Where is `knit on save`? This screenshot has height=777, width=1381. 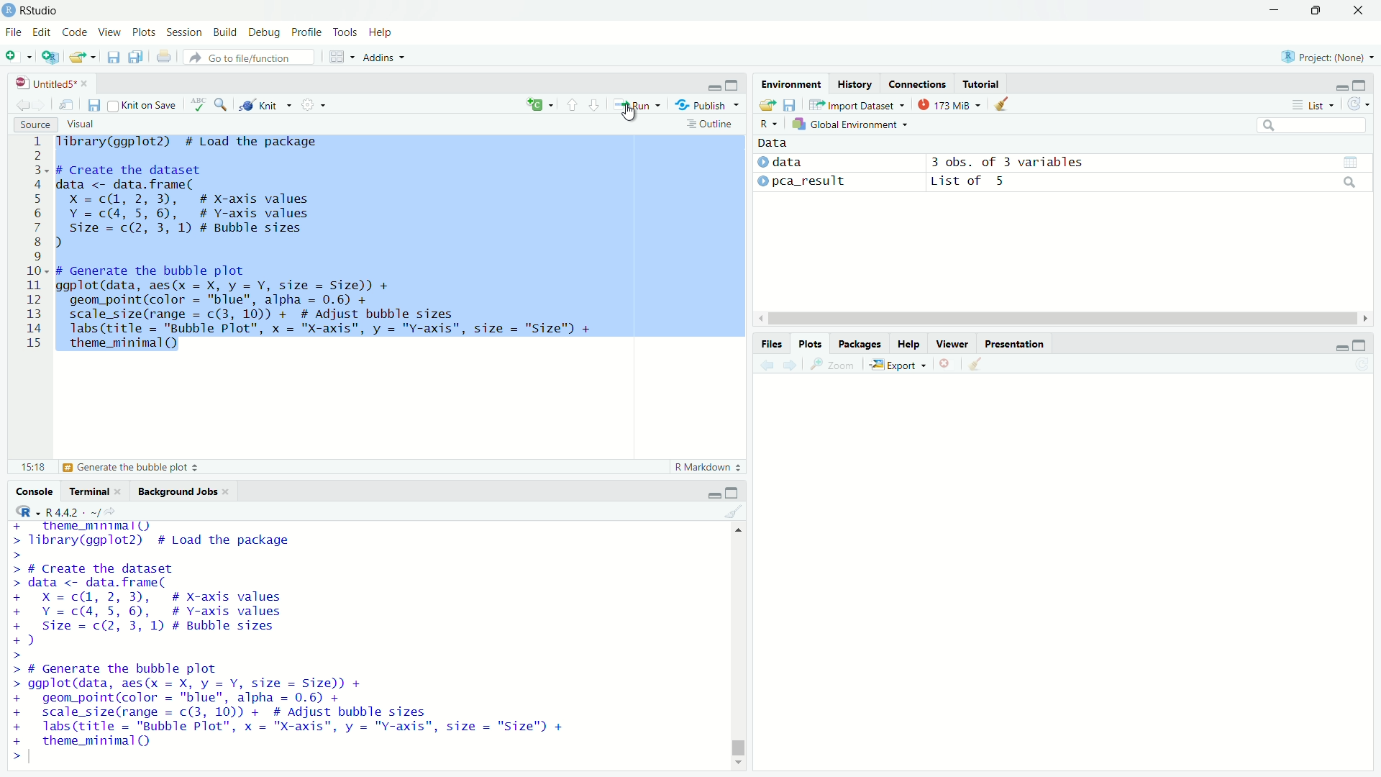 knit on save is located at coordinates (144, 104).